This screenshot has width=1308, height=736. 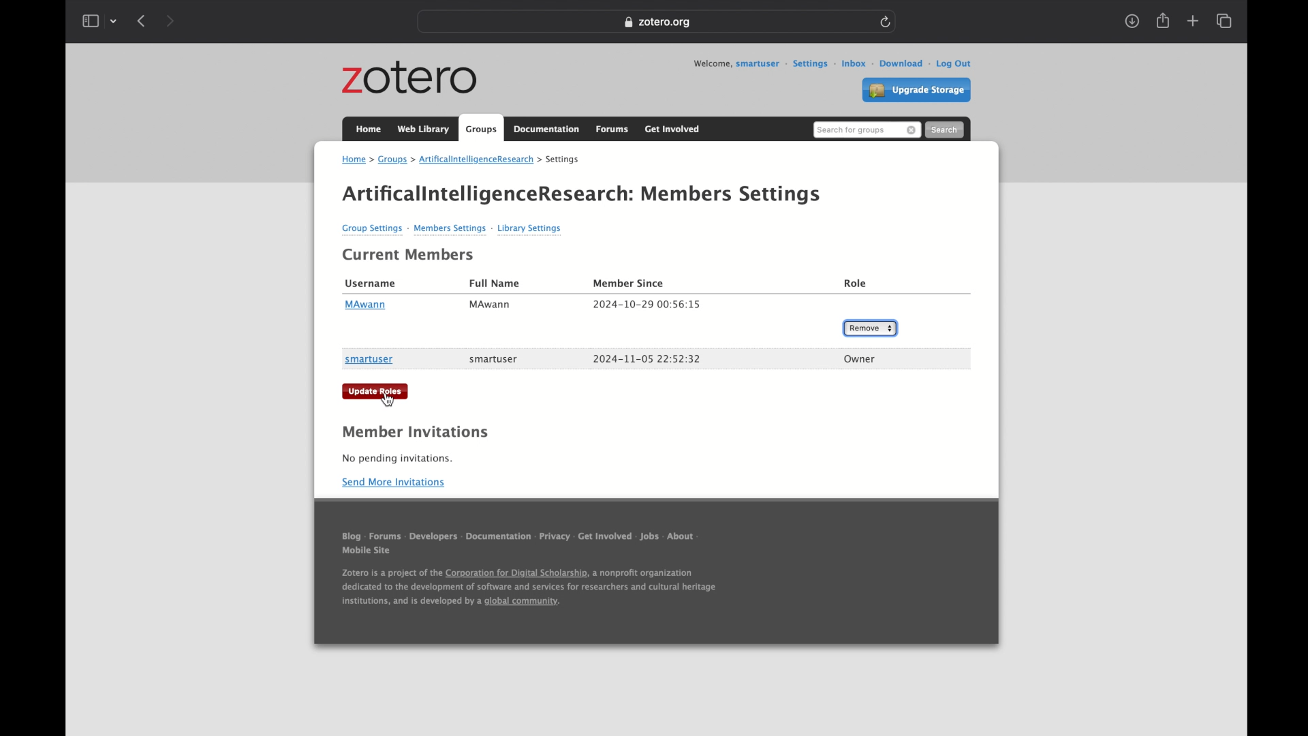 What do you see at coordinates (369, 361) in the screenshot?
I see `smartuser` at bounding box center [369, 361].